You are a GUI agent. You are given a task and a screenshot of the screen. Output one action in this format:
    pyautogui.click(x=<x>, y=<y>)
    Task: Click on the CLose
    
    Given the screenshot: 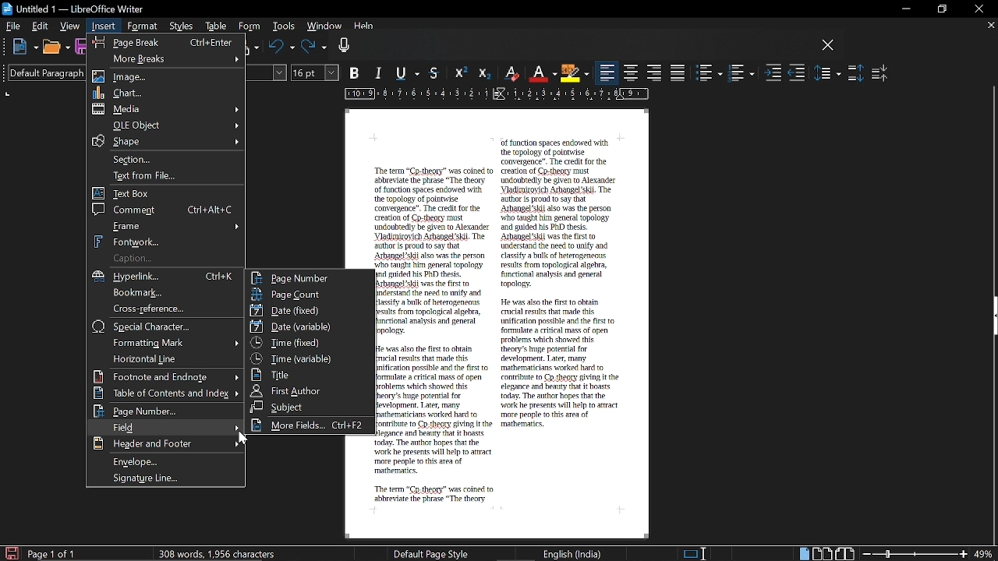 What is the action you would take?
    pyautogui.click(x=828, y=46)
    